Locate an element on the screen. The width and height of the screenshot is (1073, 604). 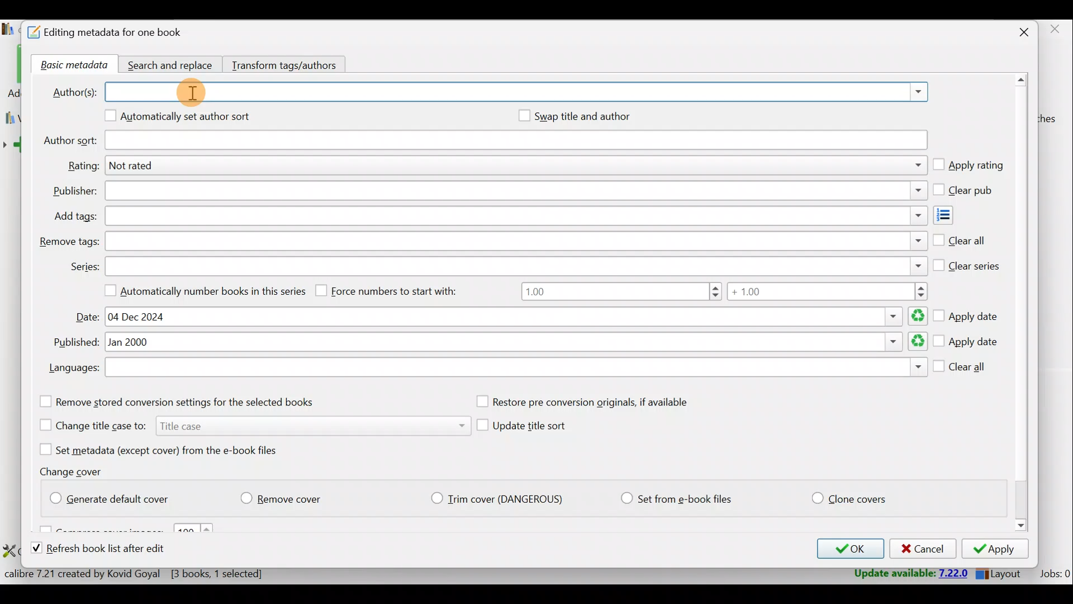
Clear series is located at coordinates (967, 263).